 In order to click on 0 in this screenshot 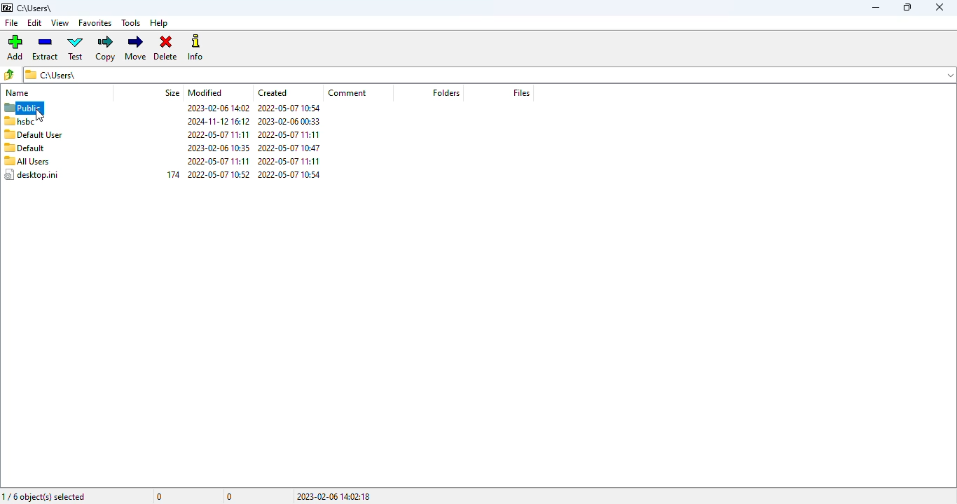, I will do `click(232, 495)`.